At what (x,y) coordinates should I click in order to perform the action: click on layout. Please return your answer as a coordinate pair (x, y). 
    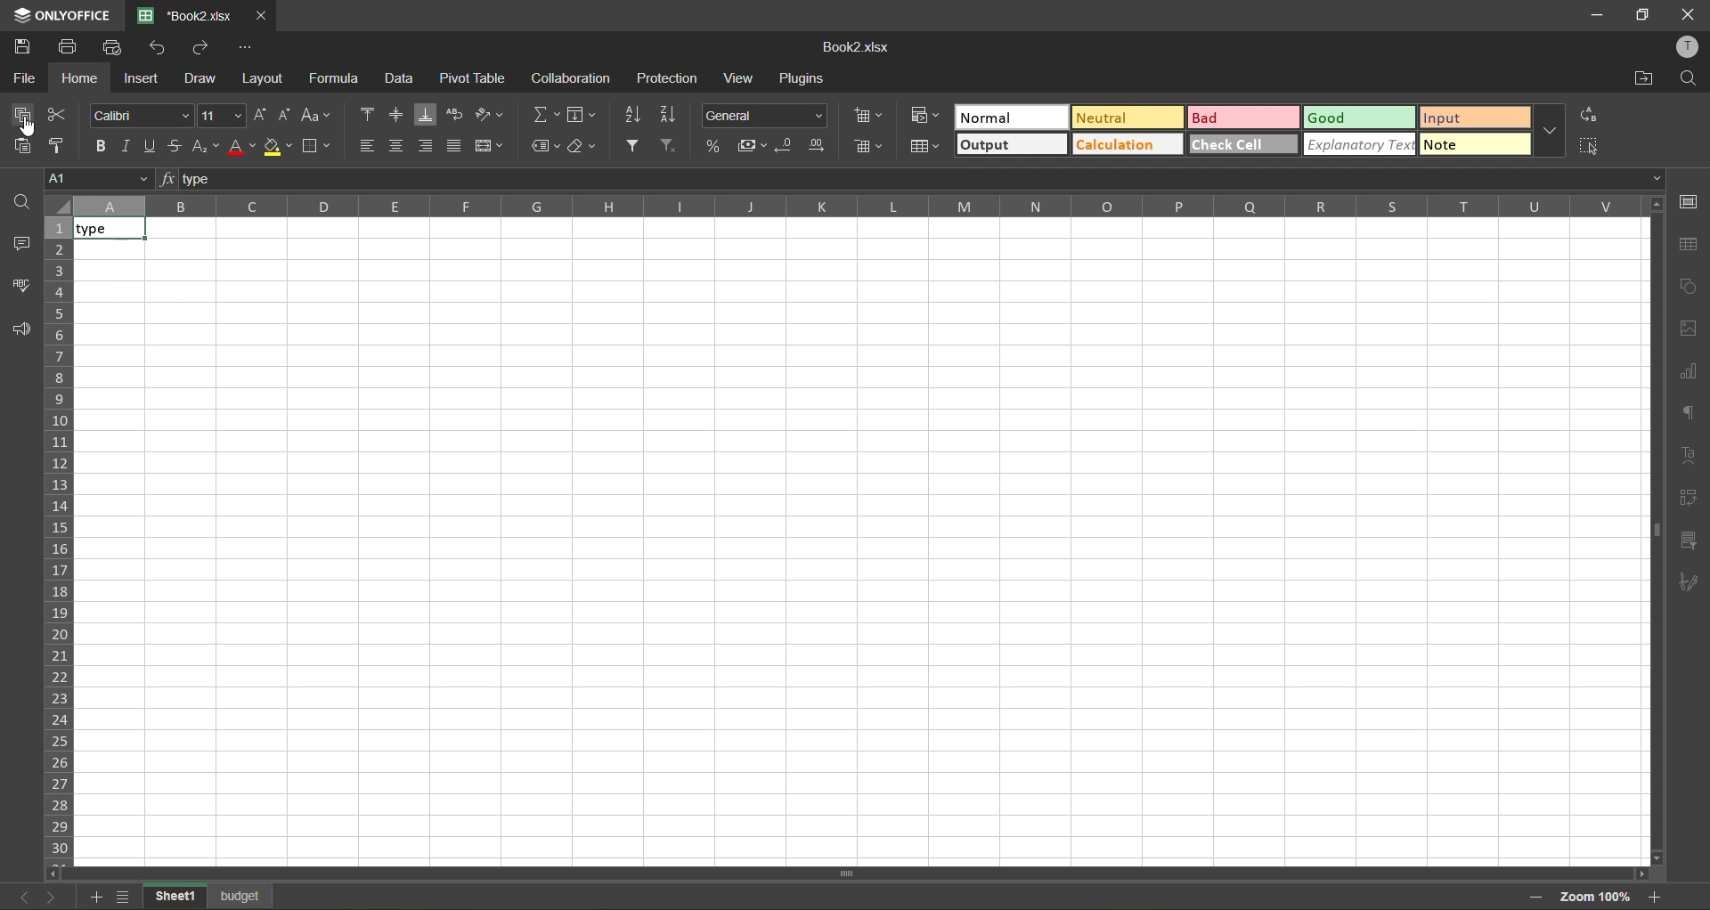
    Looking at the image, I should click on (260, 80).